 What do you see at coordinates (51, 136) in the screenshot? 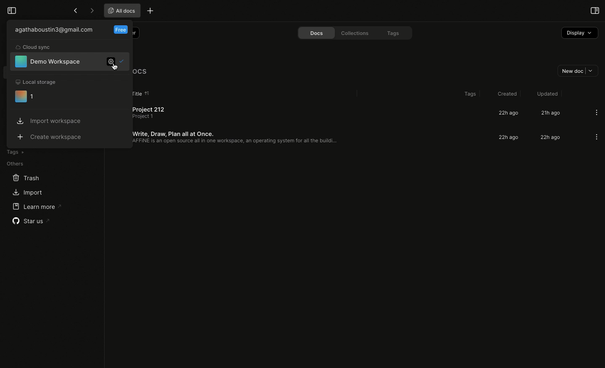
I see `Create workspace` at bounding box center [51, 136].